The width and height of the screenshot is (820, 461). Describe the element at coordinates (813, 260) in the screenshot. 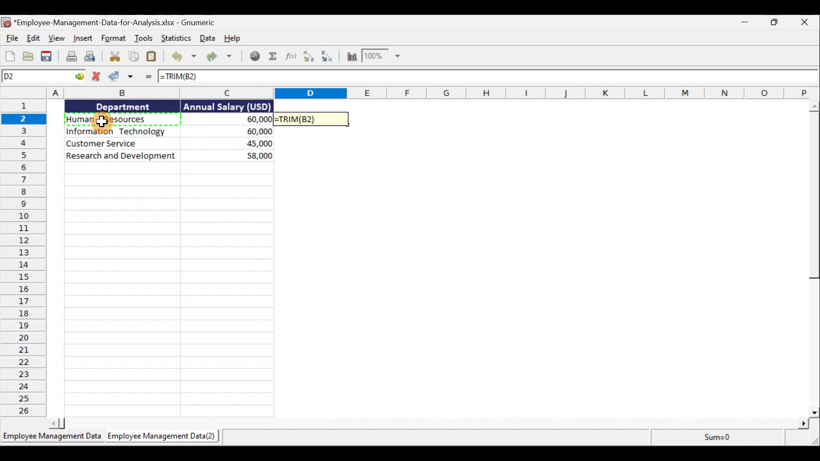

I see `scroll bar` at that location.